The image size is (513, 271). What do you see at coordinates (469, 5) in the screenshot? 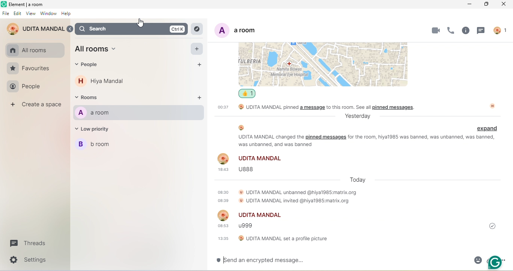
I see `Minimize` at bounding box center [469, 5].